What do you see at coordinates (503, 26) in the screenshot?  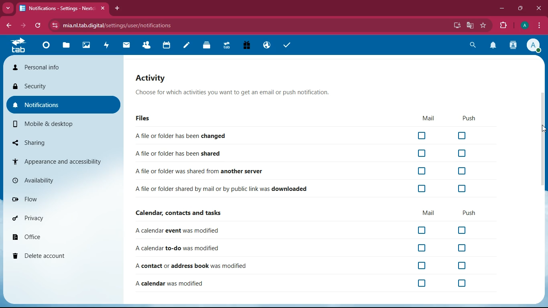 I see `extensions` at bounding box center [503, 26].